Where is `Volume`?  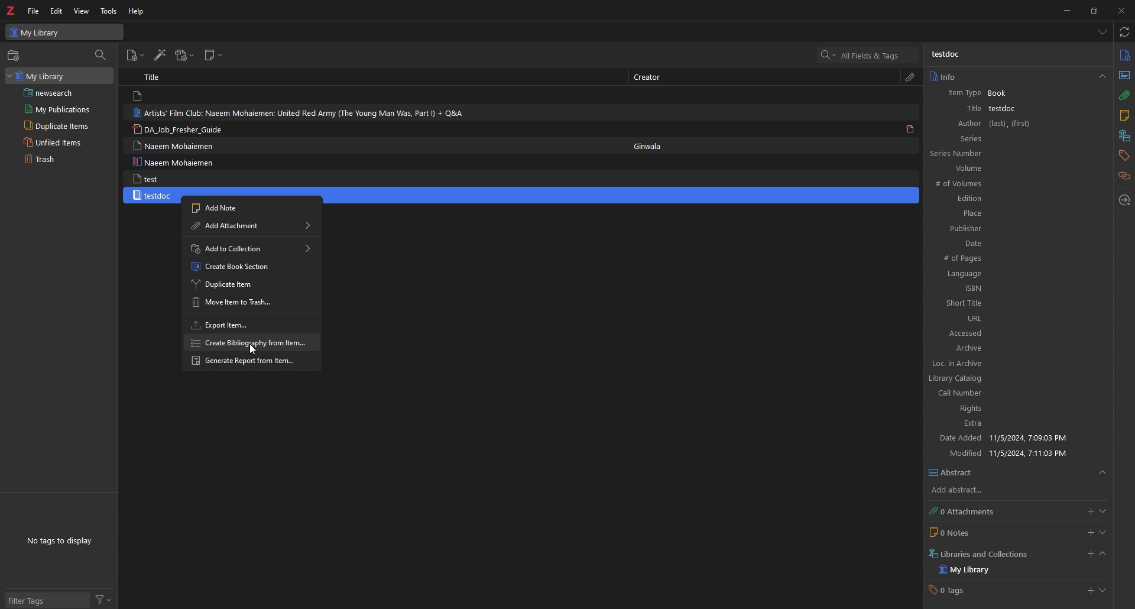
Volume is located at coordinates (1013, 169).